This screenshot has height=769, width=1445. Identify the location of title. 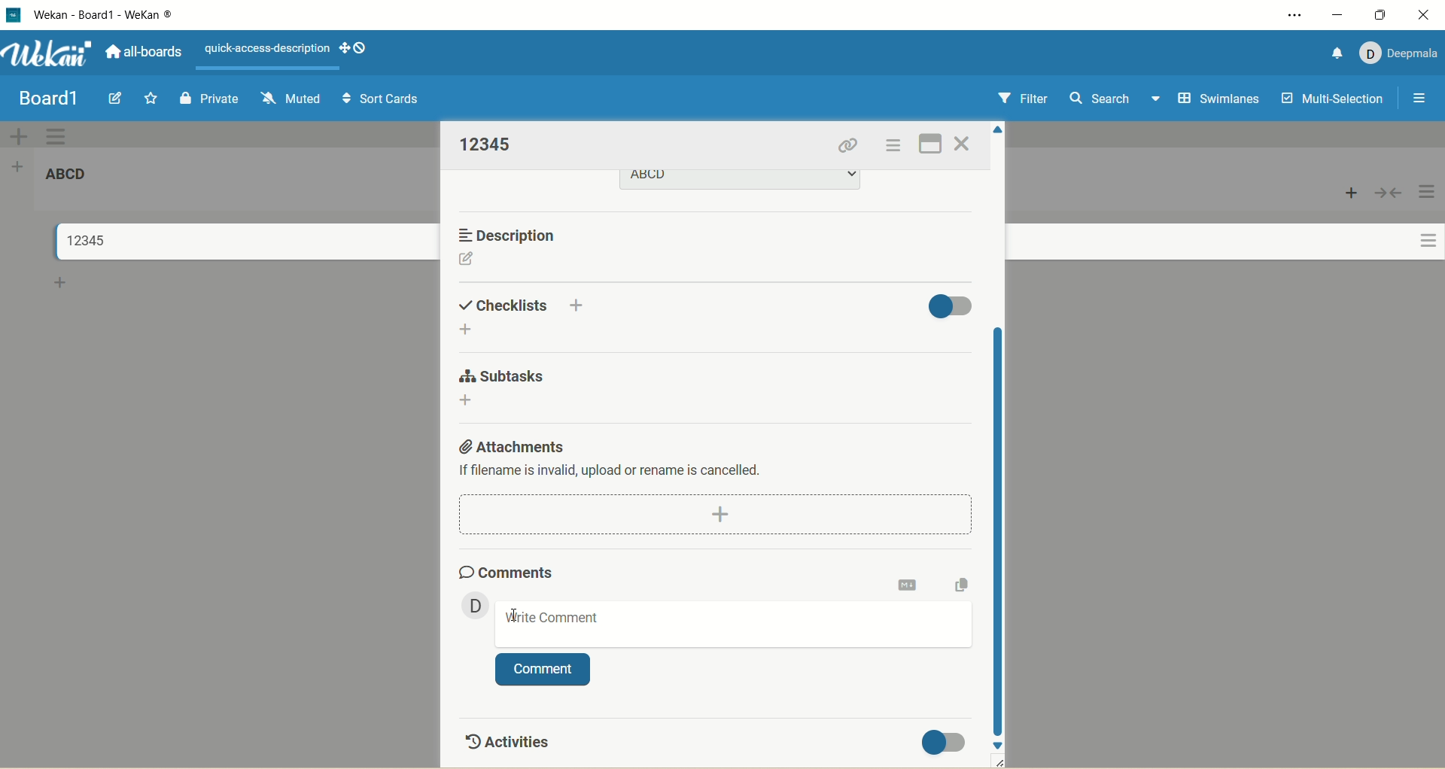
(488, 144).